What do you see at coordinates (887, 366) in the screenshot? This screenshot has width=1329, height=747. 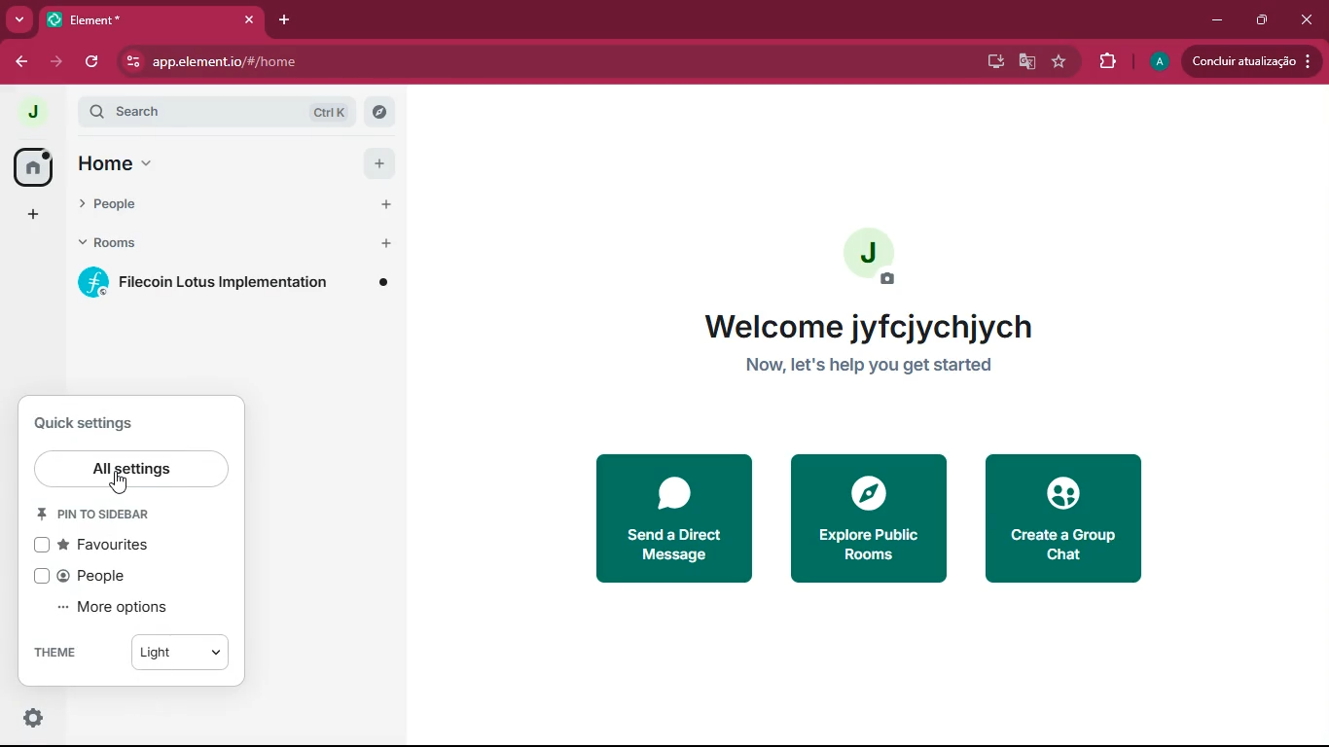 I see `description` at bounding box center [887, 366].